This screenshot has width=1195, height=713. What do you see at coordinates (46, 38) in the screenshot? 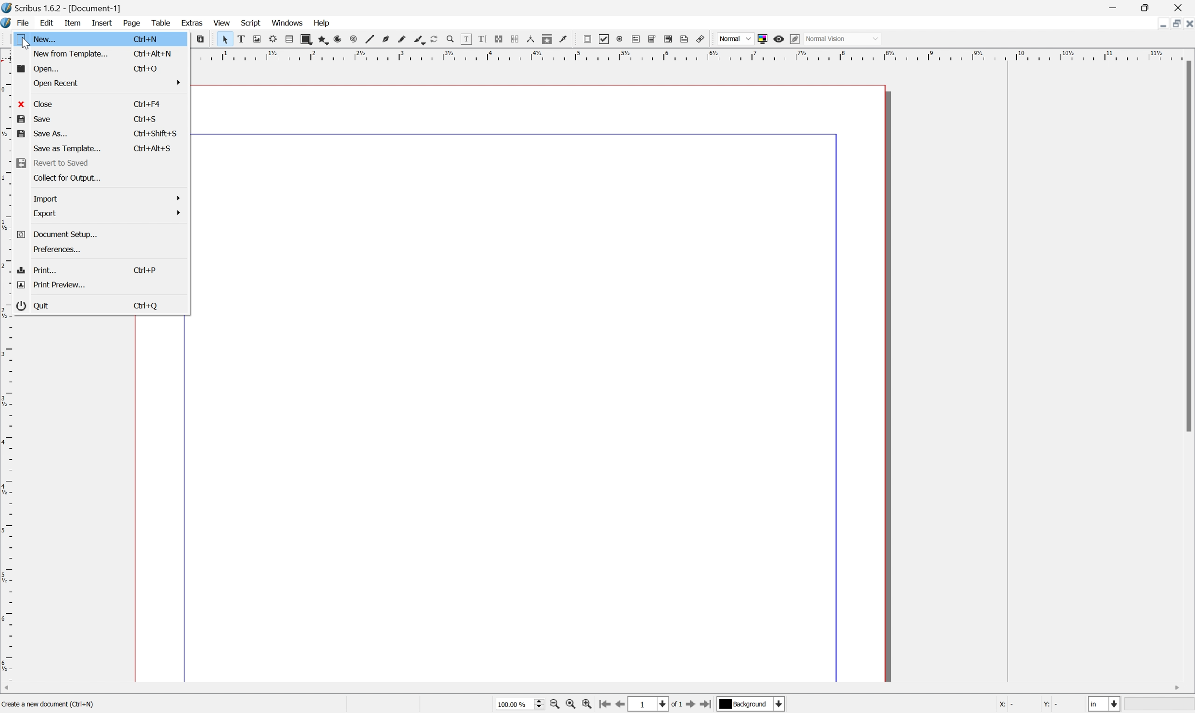
I see `new` at bounding box center [46, 38].